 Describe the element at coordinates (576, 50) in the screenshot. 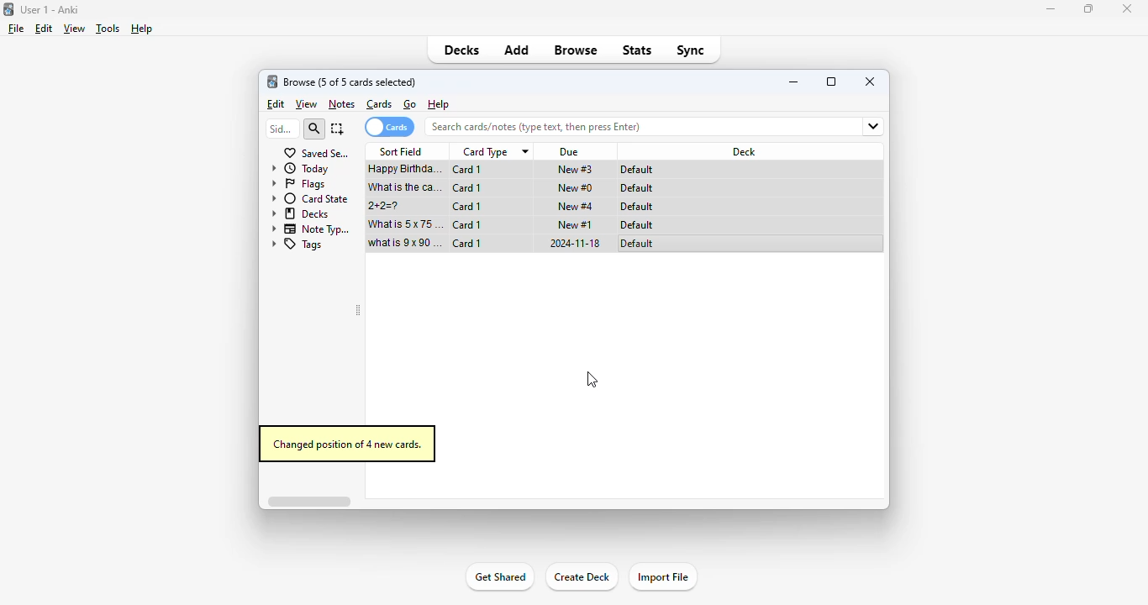

I see `browse` at that location.